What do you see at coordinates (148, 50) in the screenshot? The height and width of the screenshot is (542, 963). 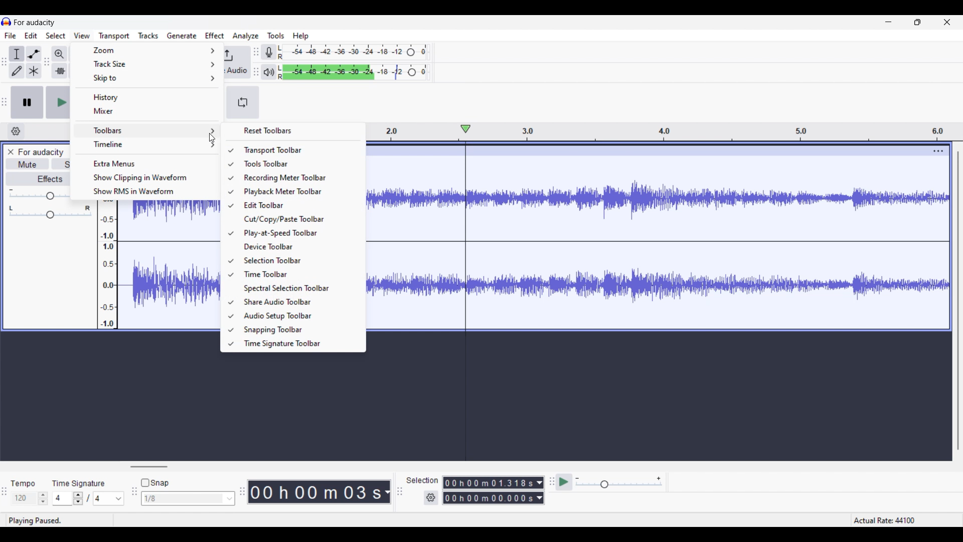 I see `Zoom options` at bounding box center [148, 50].